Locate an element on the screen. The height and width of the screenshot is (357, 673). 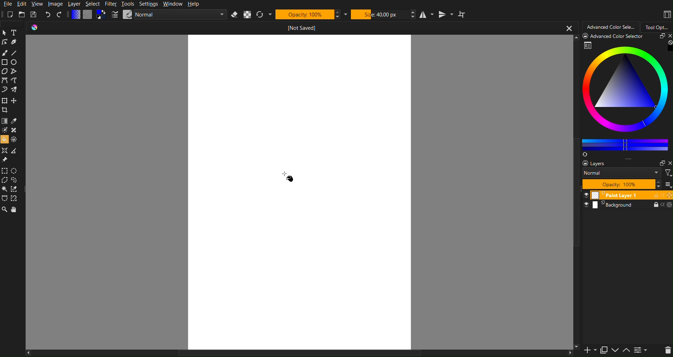
normal is located at coordinates (621, 173).